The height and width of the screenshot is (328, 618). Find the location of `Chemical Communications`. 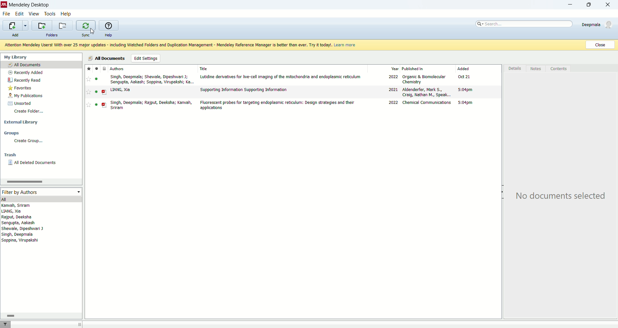

Chemical Communications is located at coordinates (427, 103).